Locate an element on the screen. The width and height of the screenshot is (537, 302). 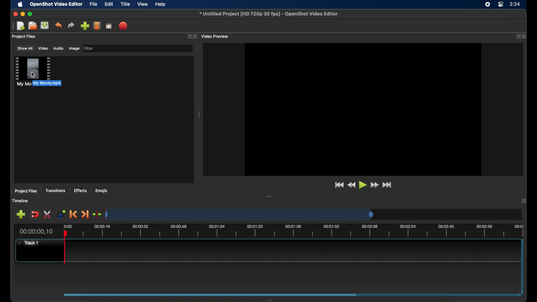
new project is located at coordinates (21, 25).